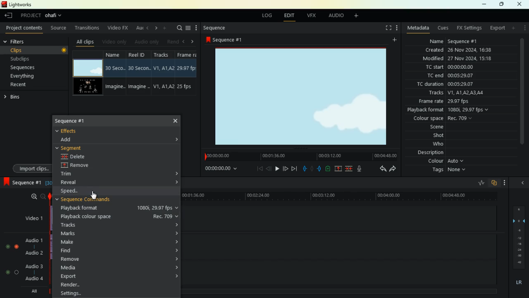 The width and height of the screenshot is (529, 298). What do you see at coordinates (33, 166) in the screenshot?
I see `import clips` at bounding box center [33, 166].